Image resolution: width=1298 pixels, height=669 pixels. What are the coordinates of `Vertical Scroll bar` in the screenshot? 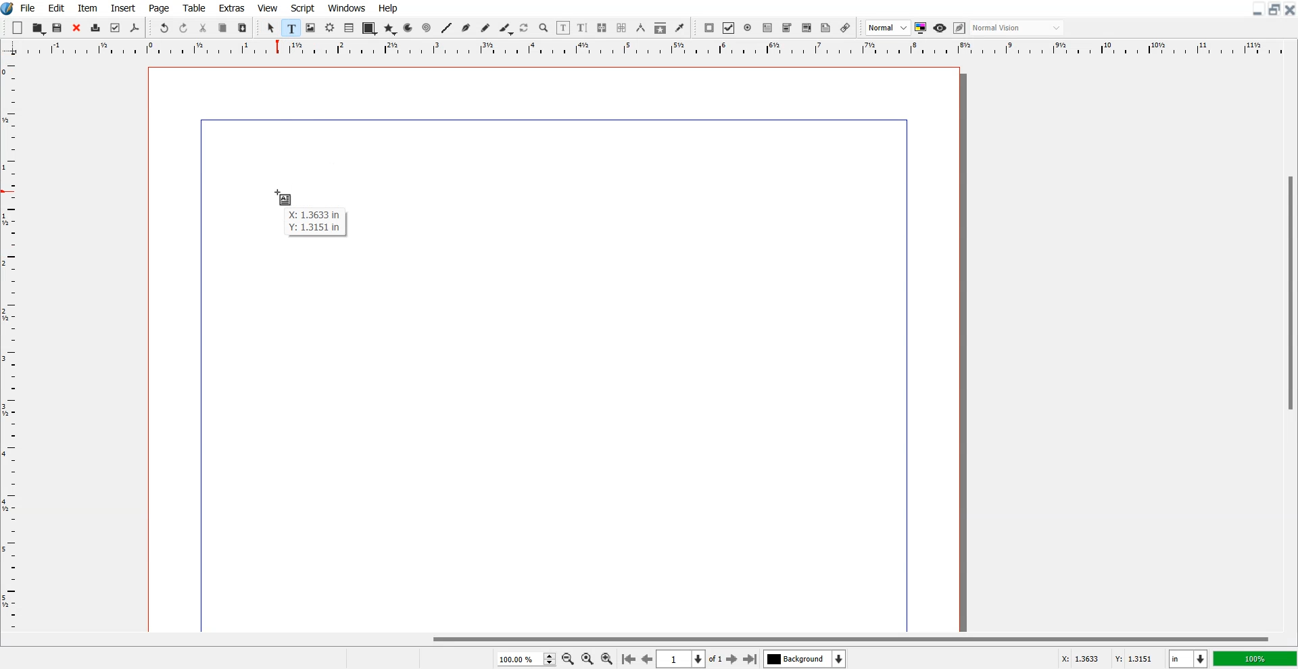 It's located at (1290, 345).